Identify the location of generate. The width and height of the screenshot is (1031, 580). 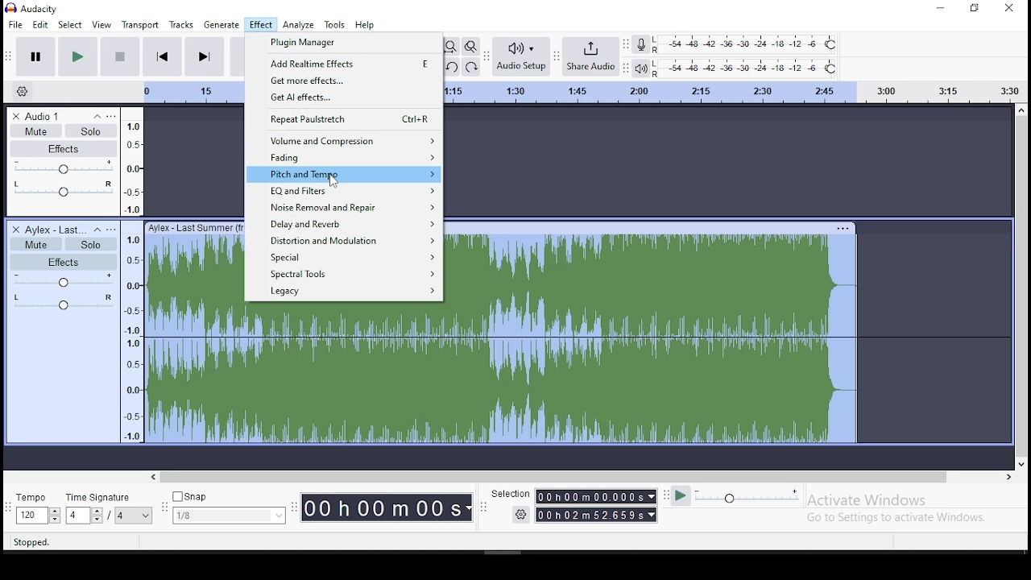
(222, 26).